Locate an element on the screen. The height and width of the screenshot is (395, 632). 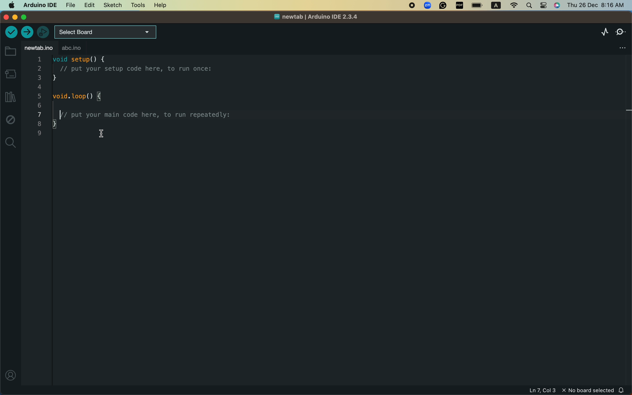
charge is located at coordinates (477, 5).